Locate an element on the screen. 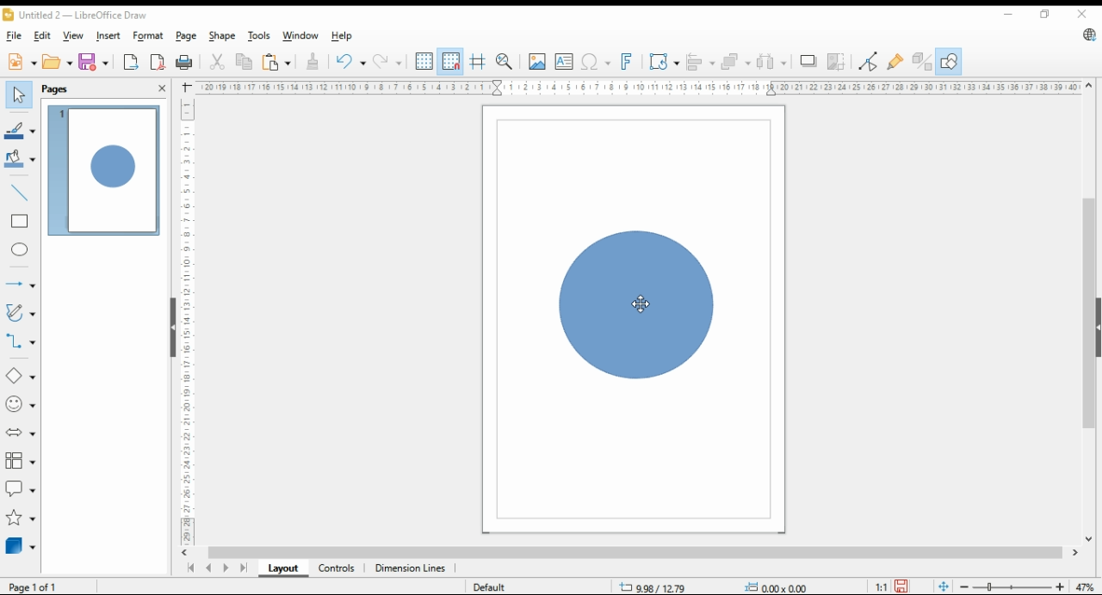 The image size is (1102, 595). clone formatting is located at coordinates (314, 62).